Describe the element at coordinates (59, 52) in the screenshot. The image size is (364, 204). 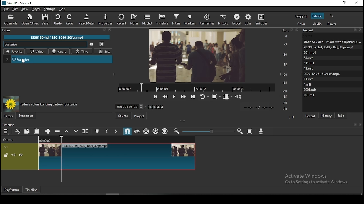
I see `audio` at that location.